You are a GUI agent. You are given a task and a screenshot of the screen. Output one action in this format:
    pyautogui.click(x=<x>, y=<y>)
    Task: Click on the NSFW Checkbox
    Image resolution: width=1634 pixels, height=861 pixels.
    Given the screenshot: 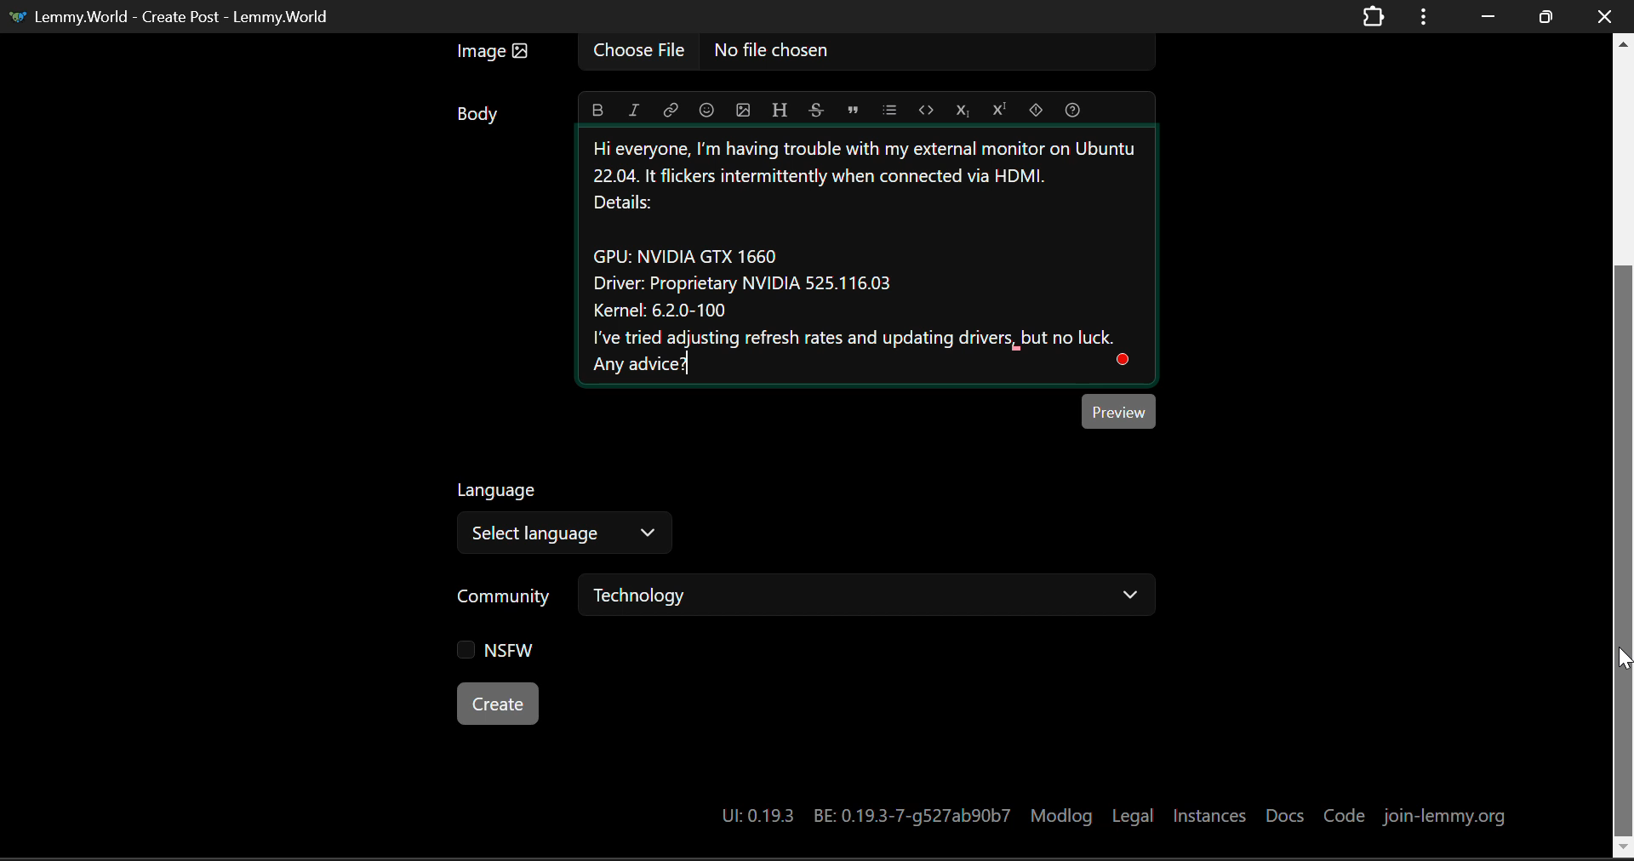 What is the action you would take?
    pyautogui.click(x=499, y=654)
    